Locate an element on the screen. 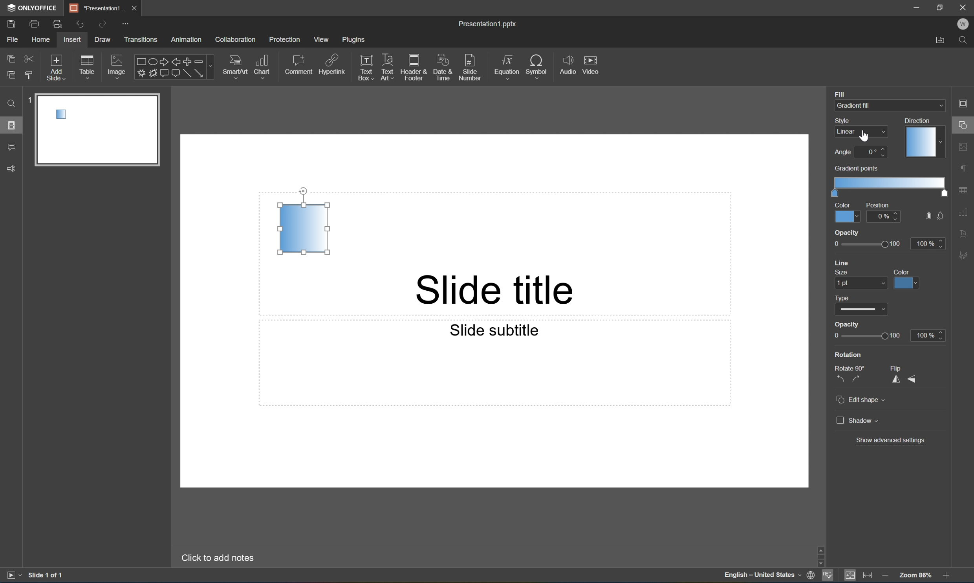 The height and width of the screenshot is (583, 974). Close is located at coordinates (965, 7).